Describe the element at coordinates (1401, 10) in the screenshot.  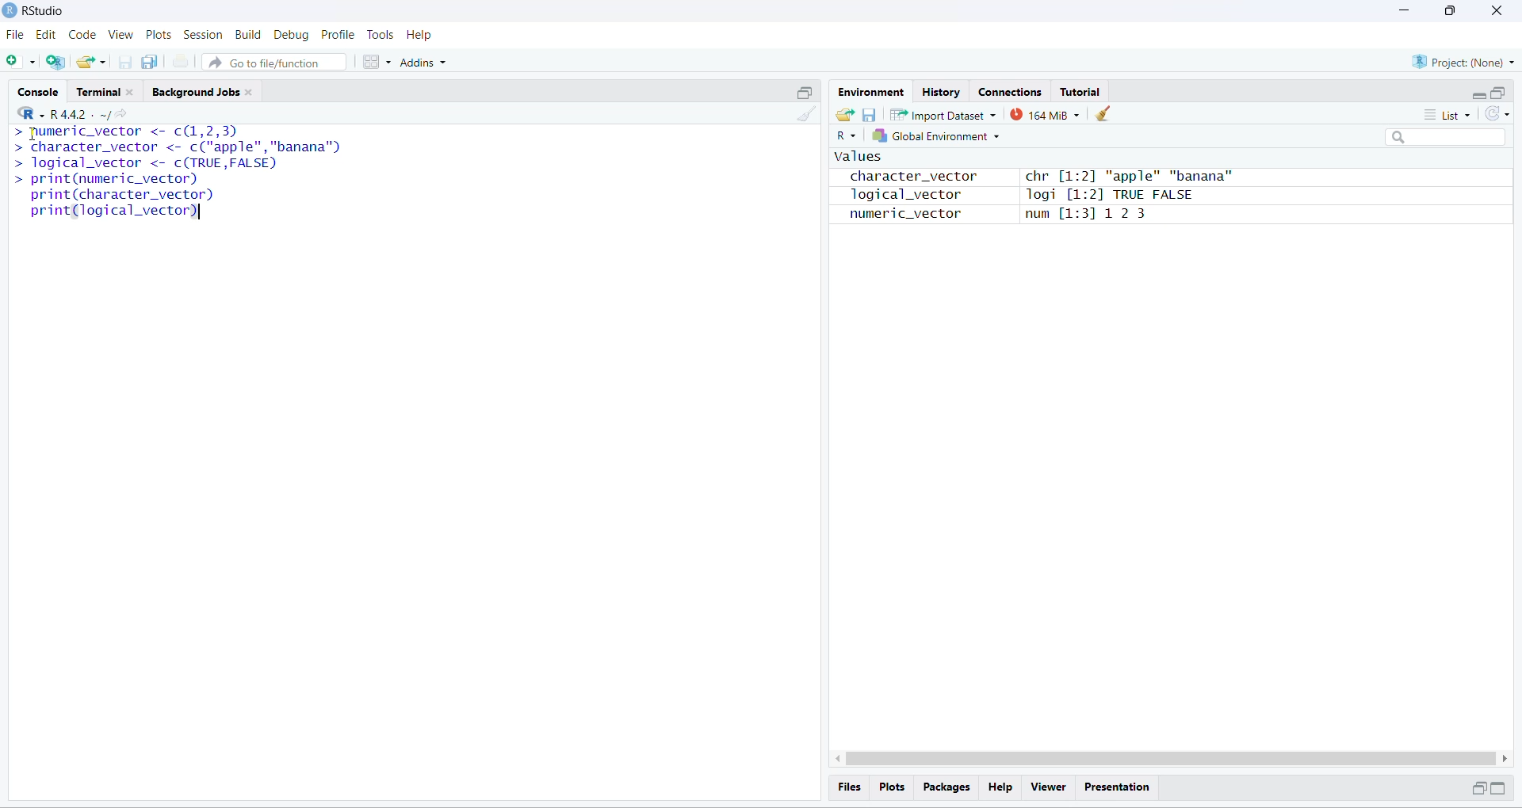
I see `minimize` at that location.